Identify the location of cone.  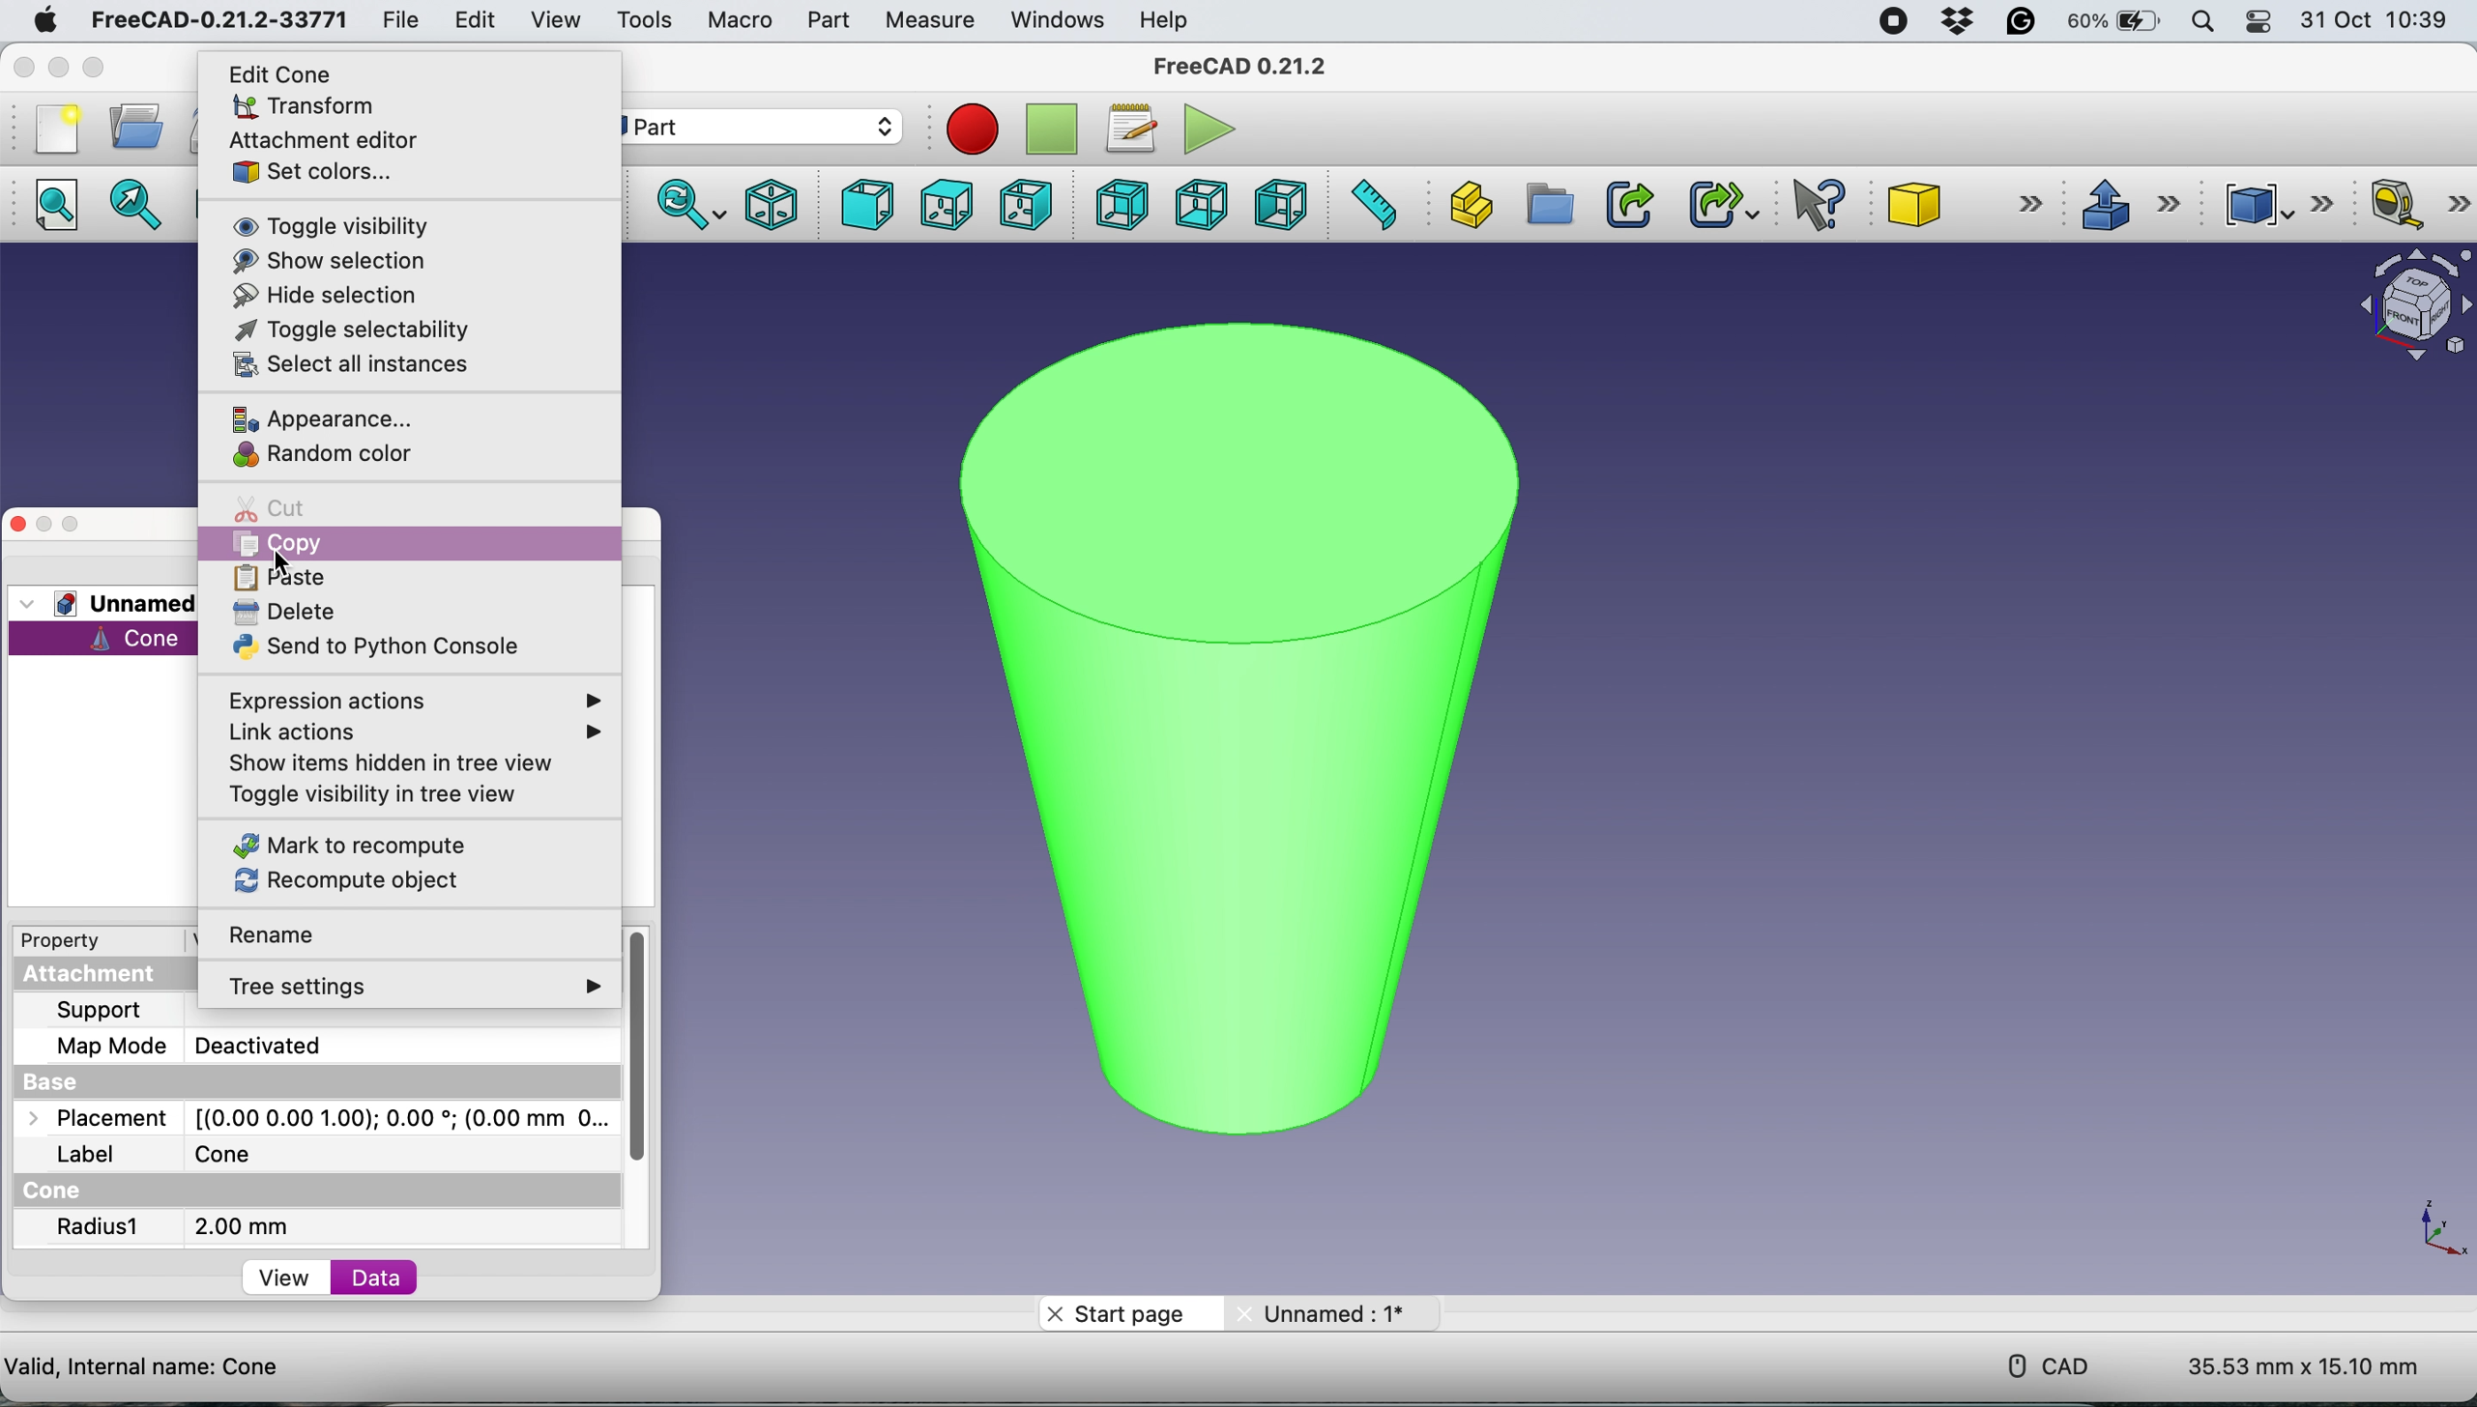
(1225, 714).